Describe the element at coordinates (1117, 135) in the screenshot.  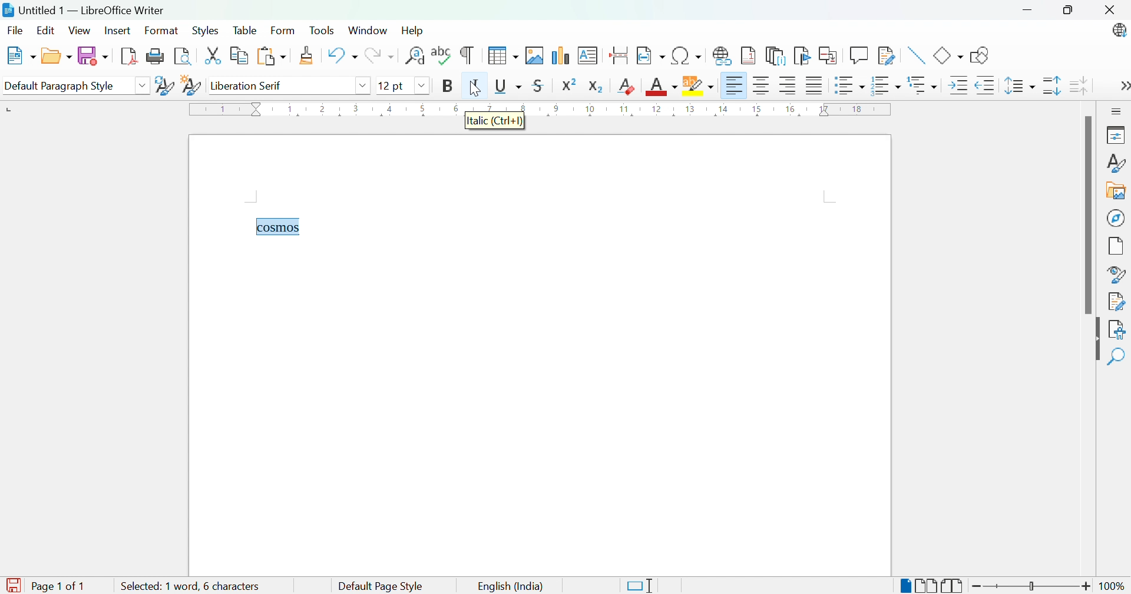
I see `Properties` at that location.